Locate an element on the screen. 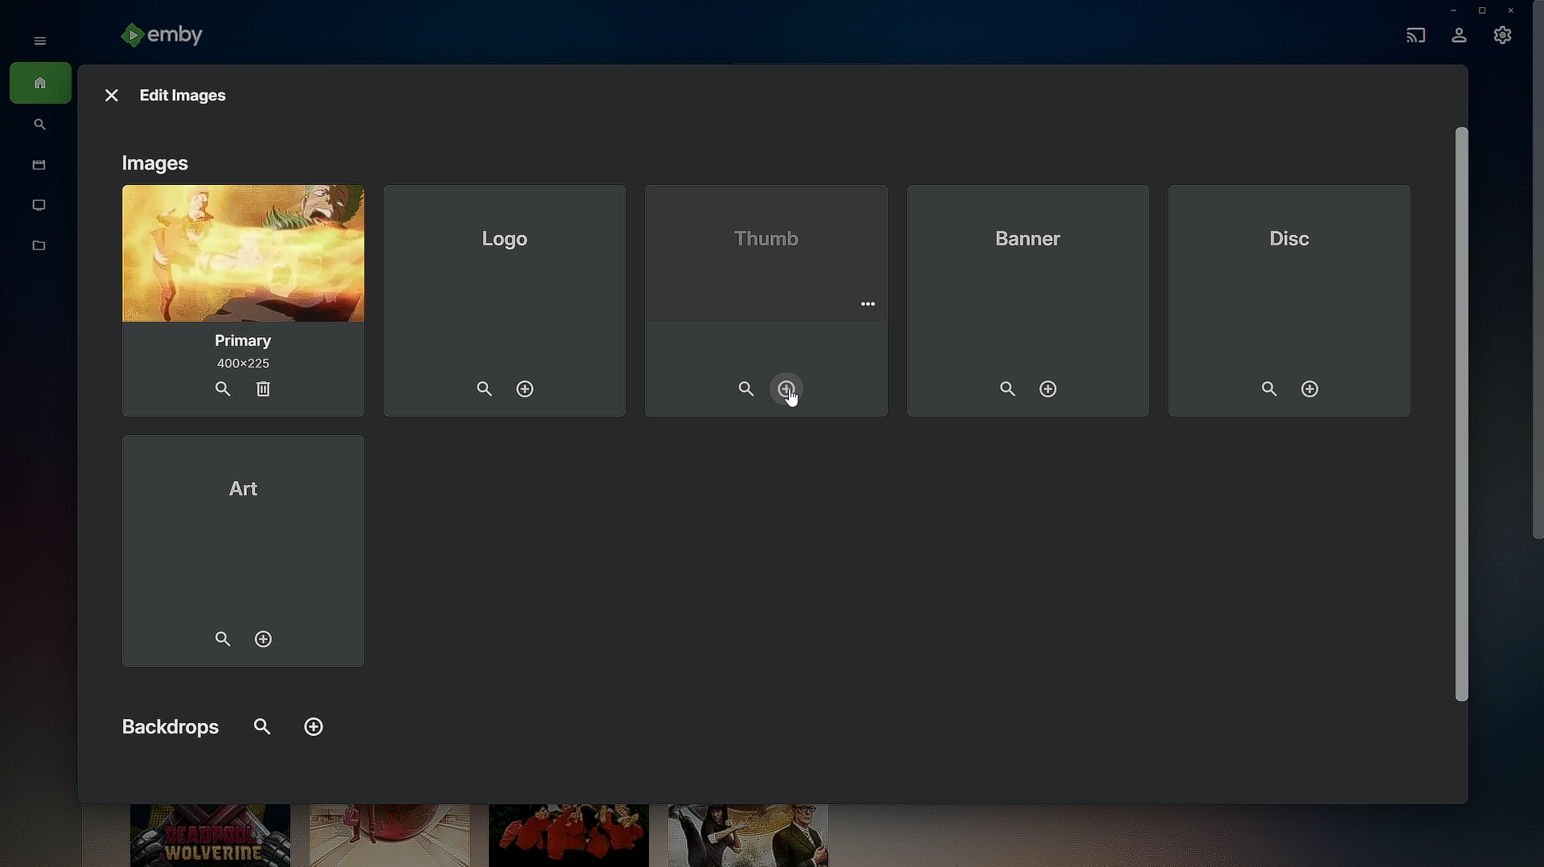  FInd is located at coordinates (259, 722).